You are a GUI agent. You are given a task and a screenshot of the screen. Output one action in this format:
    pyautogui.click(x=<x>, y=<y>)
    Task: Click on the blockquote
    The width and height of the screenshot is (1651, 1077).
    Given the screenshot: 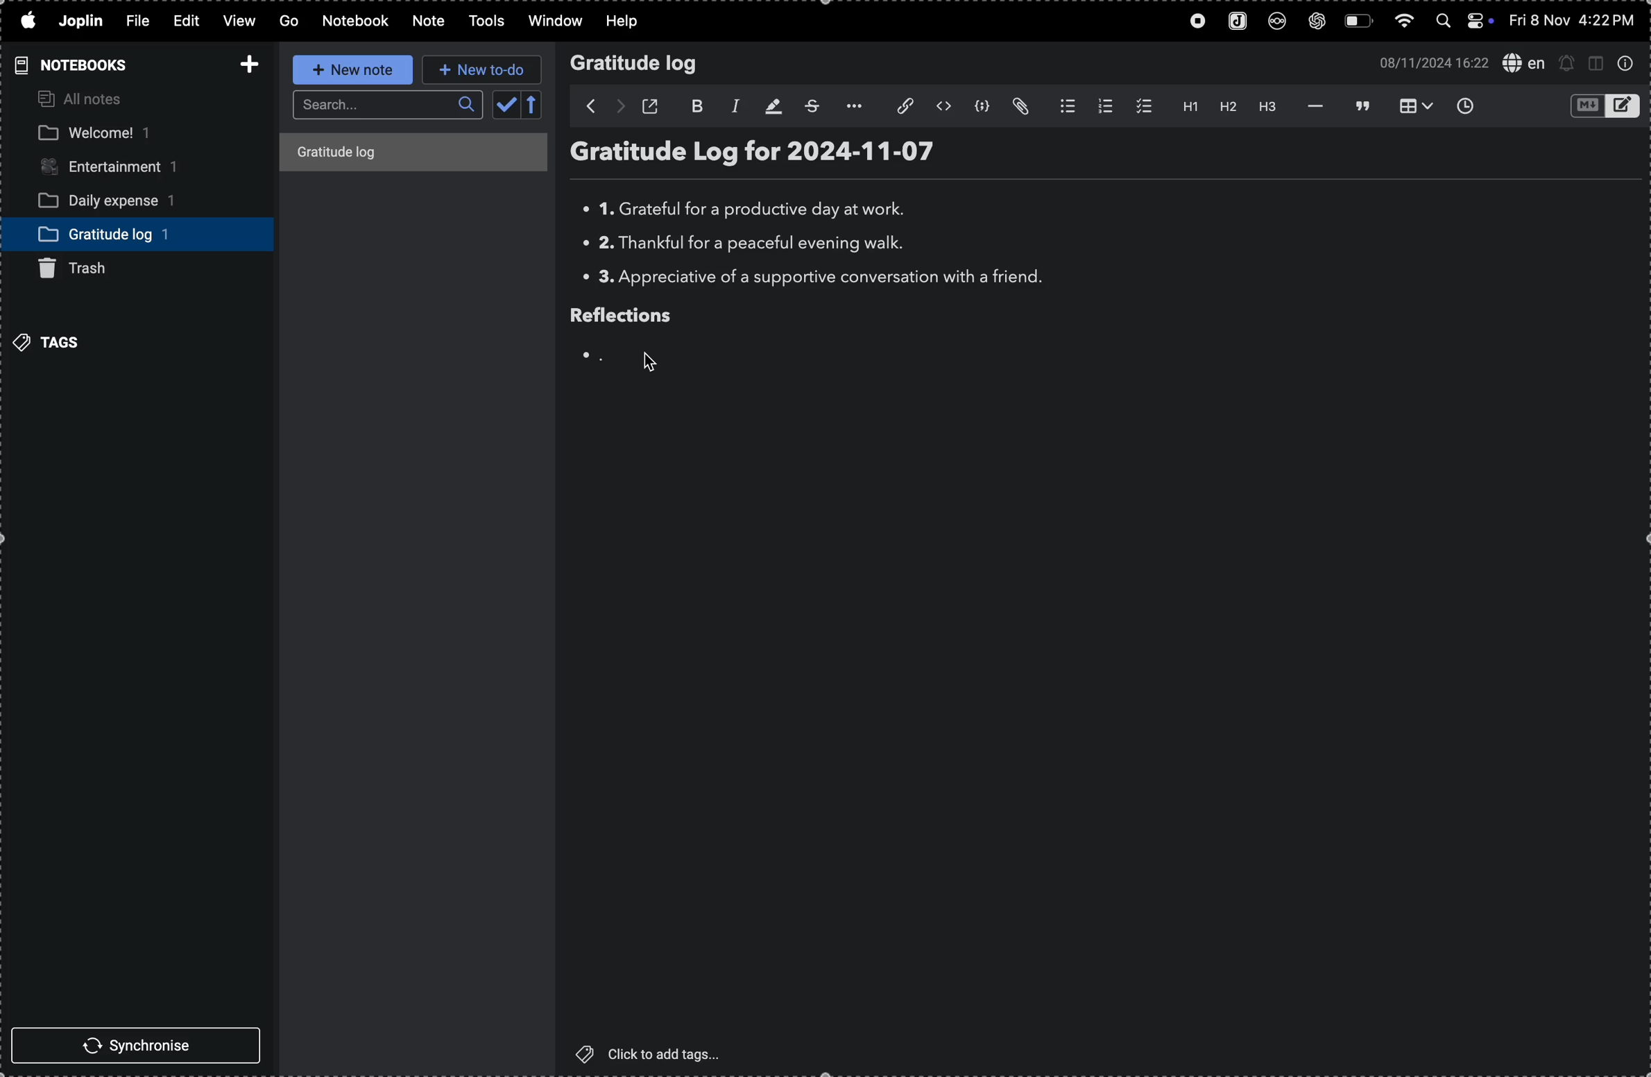 What is the action you would take?
    pyautogui.click(x=1360, y=106)
    